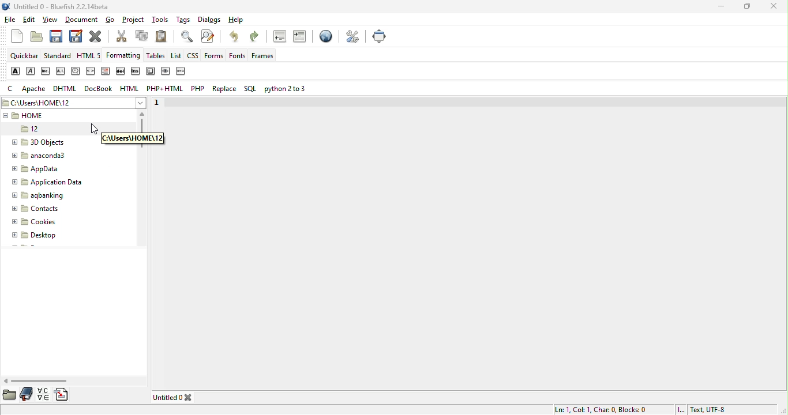 The height and width of the screenshot is (415, 788). What do you see at coordinates (122, 72) in the screenshot?
I see `delete` at bounding box center [122, 72].